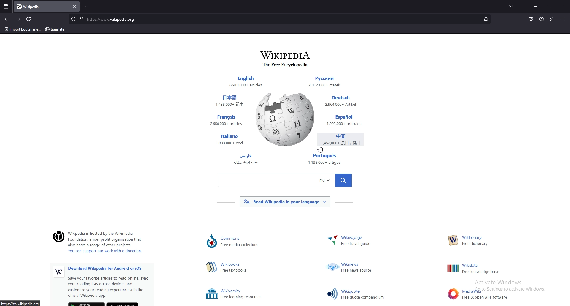 The width and height of the screenshot is (570, 306). I want to click on 1he ree tncyclopedia, so click(286, 65).